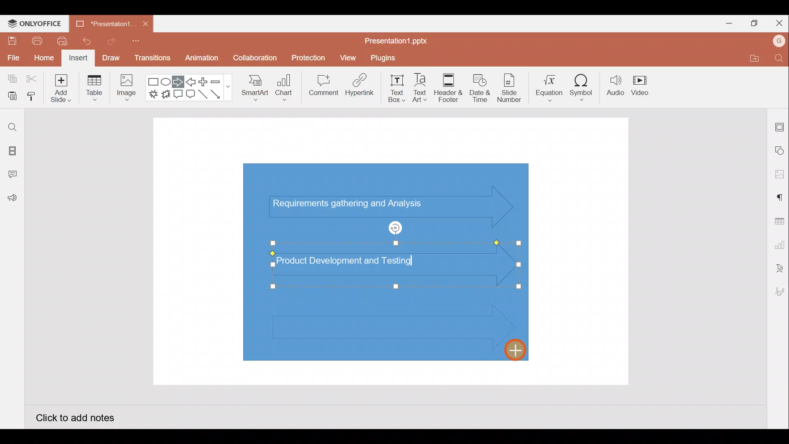 The image size is (789, 444). Describe the element at coordinates (778, 293) in the screenshot. I see `Signature settings` at that location.